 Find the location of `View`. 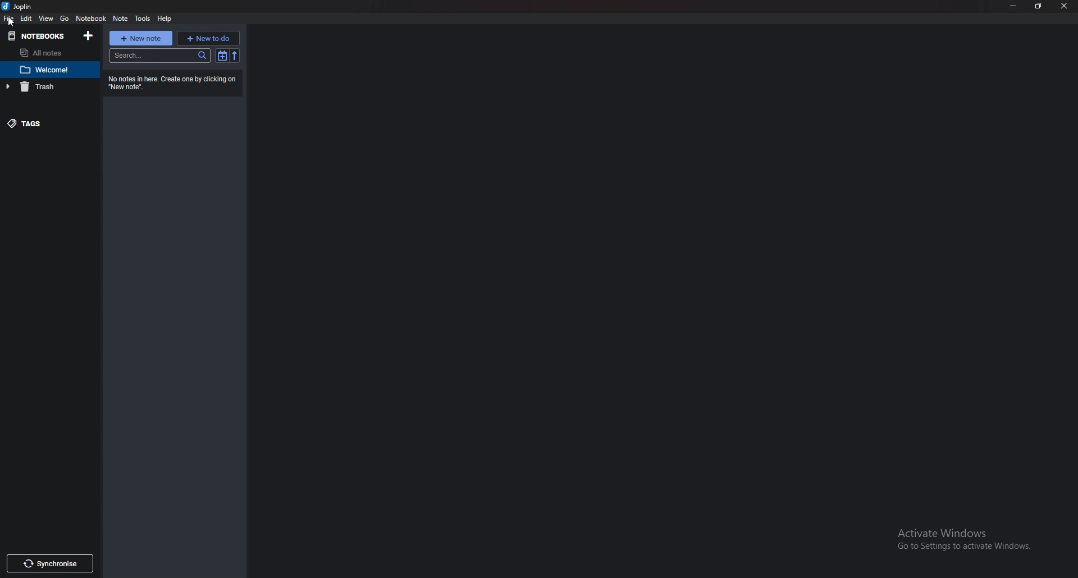

View is located at coordinates (47, 19).